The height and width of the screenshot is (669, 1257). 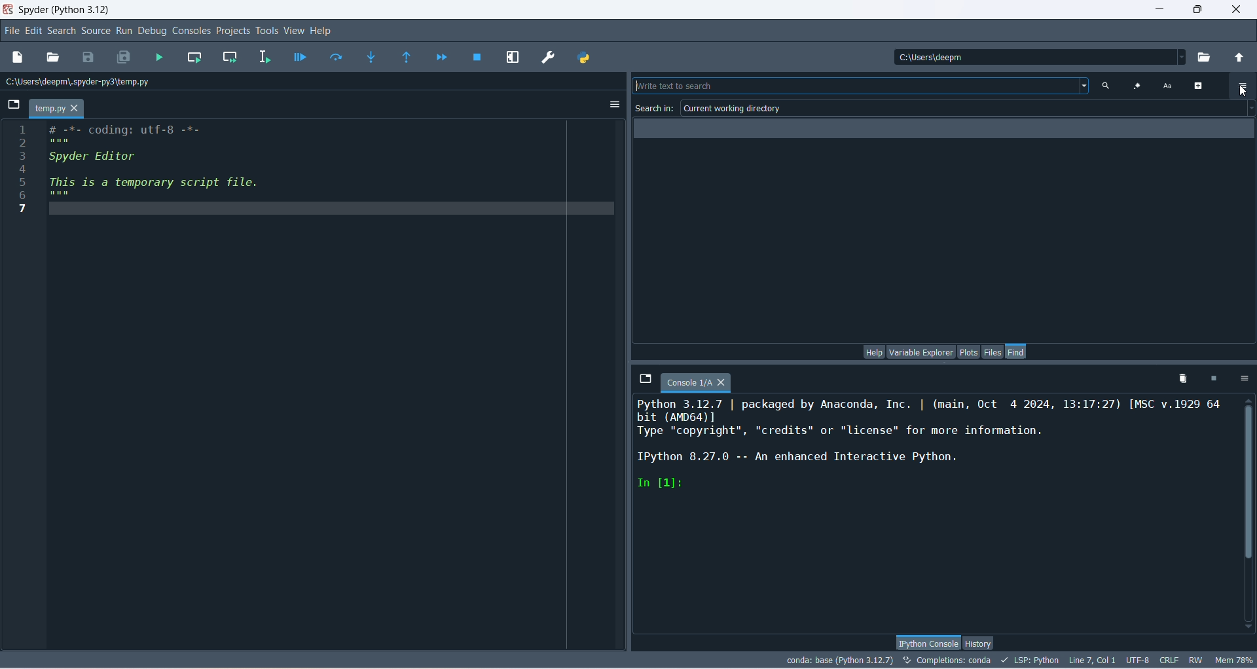 What do you see at coordinates (1156, 8) in the screenshot?
I see `minimize` at bounding box center [1156, 8].